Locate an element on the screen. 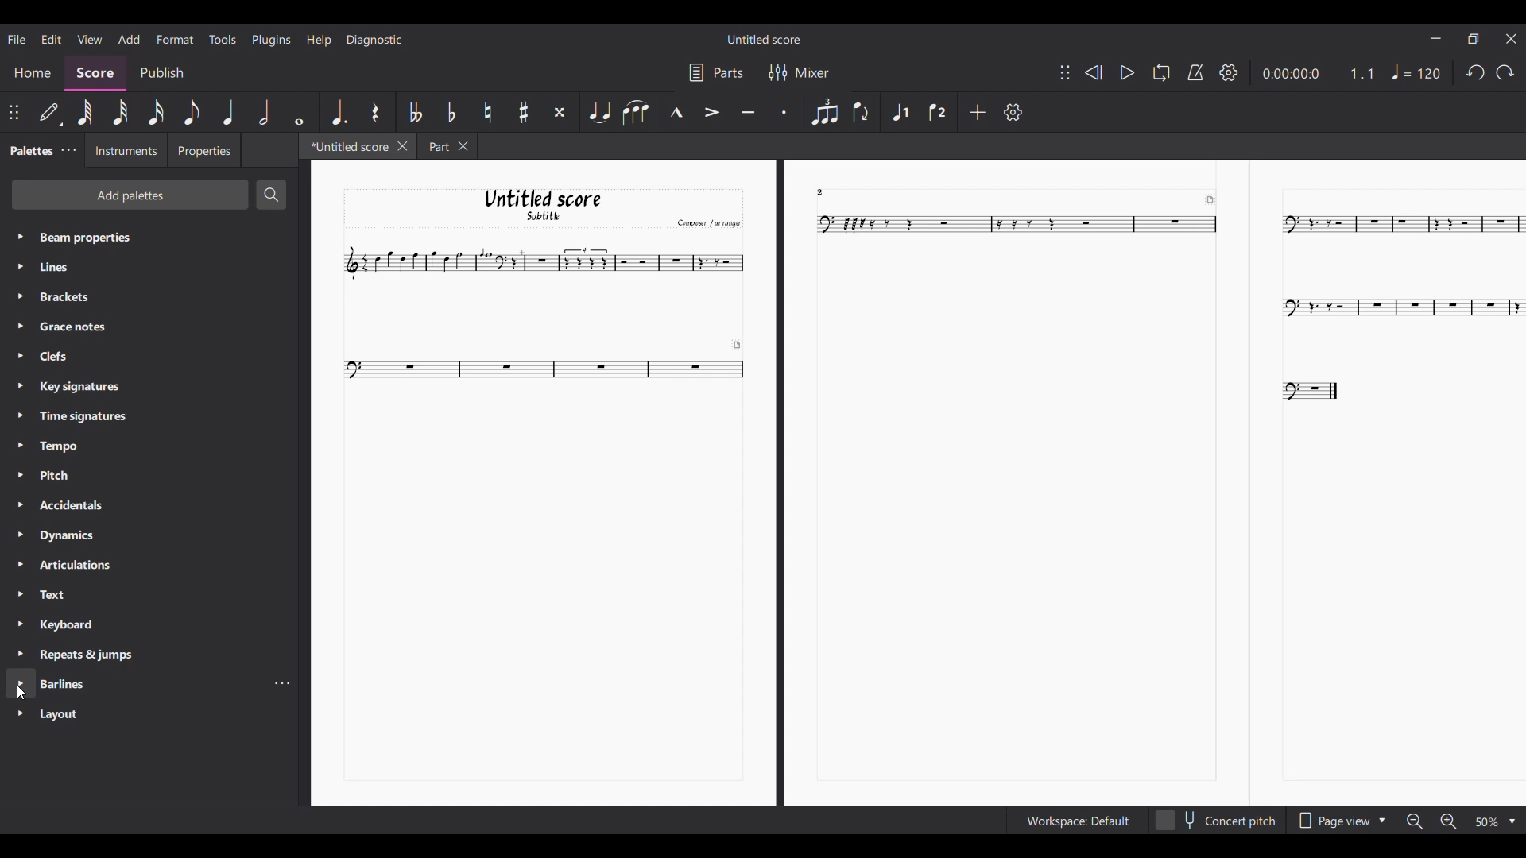  Redo is located at coordinates (1505, 72).